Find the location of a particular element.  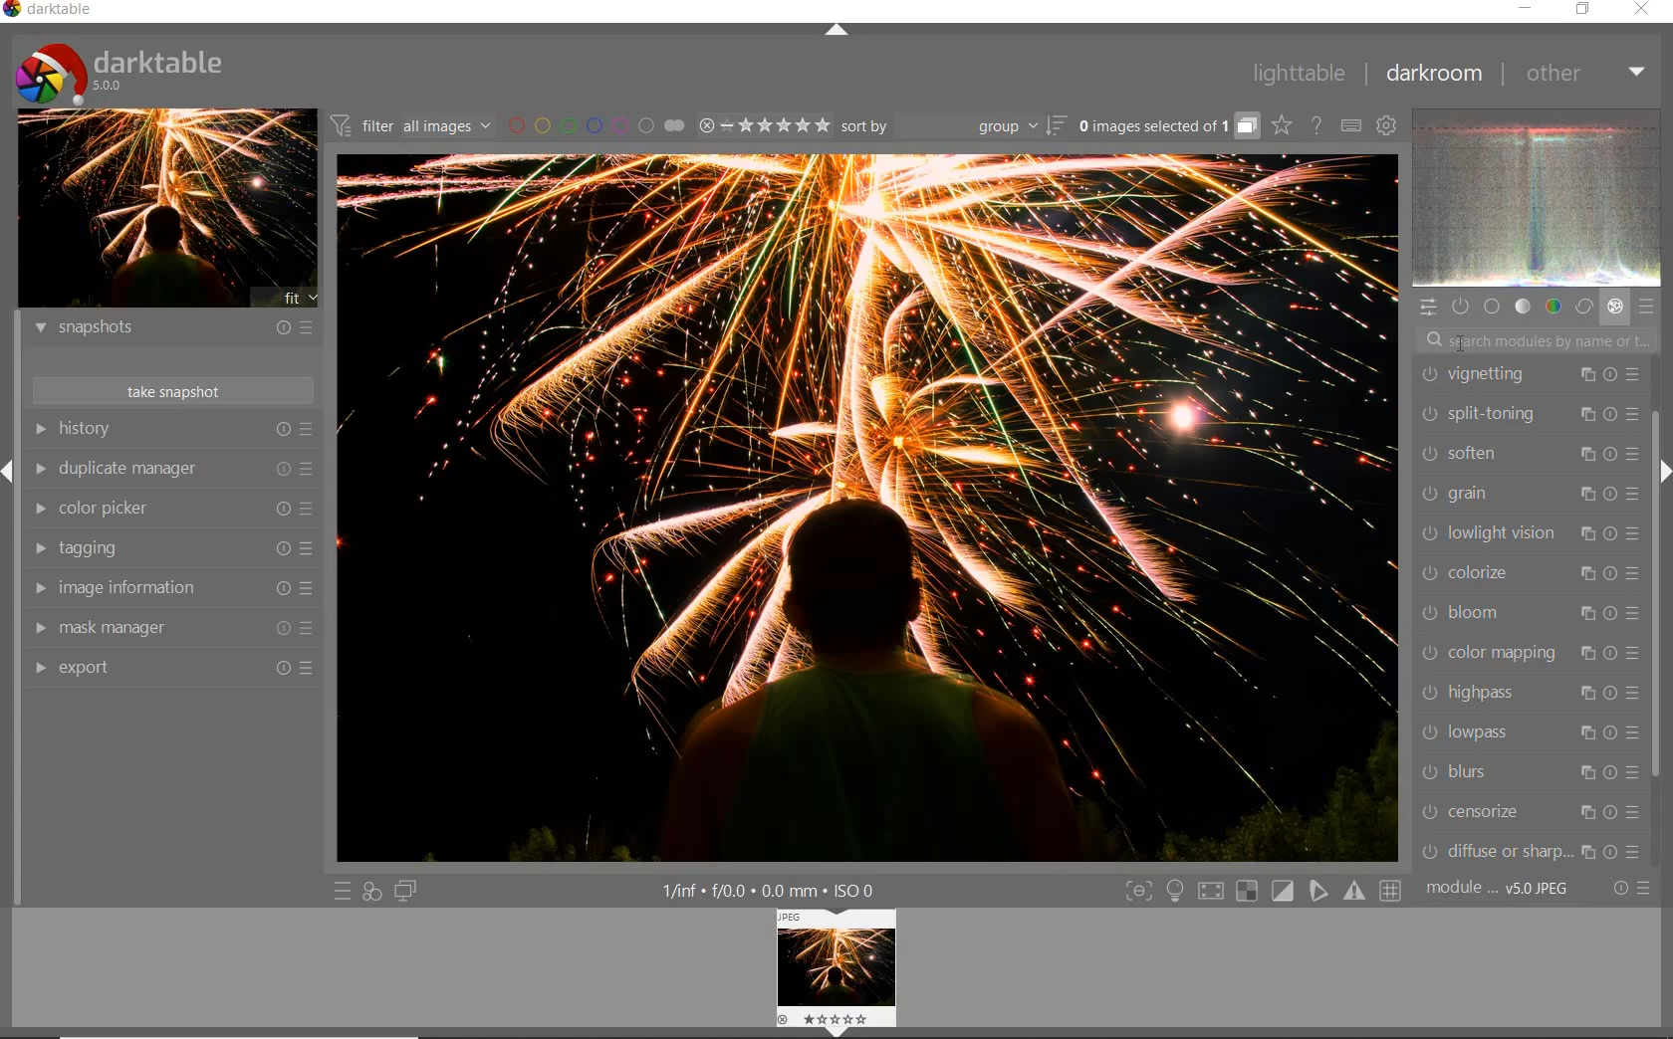

mask manager is located at coordinates (170, 628).